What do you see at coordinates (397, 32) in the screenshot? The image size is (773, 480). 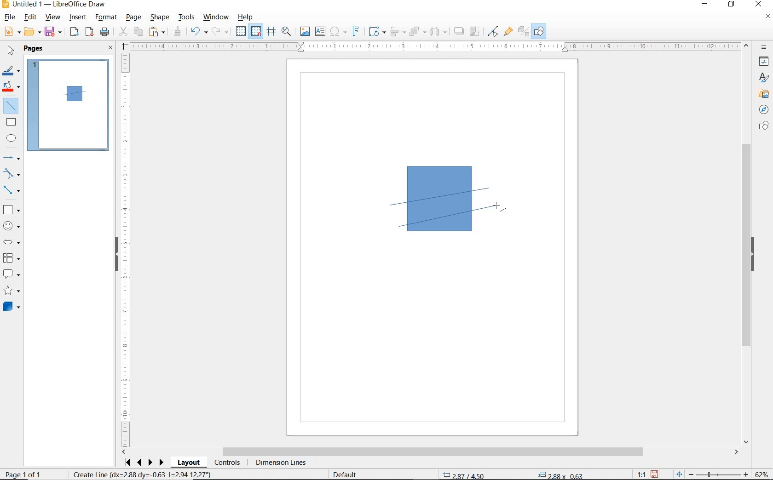 I see `ALIGN OBJECTS` at bounding box center [397, 32].